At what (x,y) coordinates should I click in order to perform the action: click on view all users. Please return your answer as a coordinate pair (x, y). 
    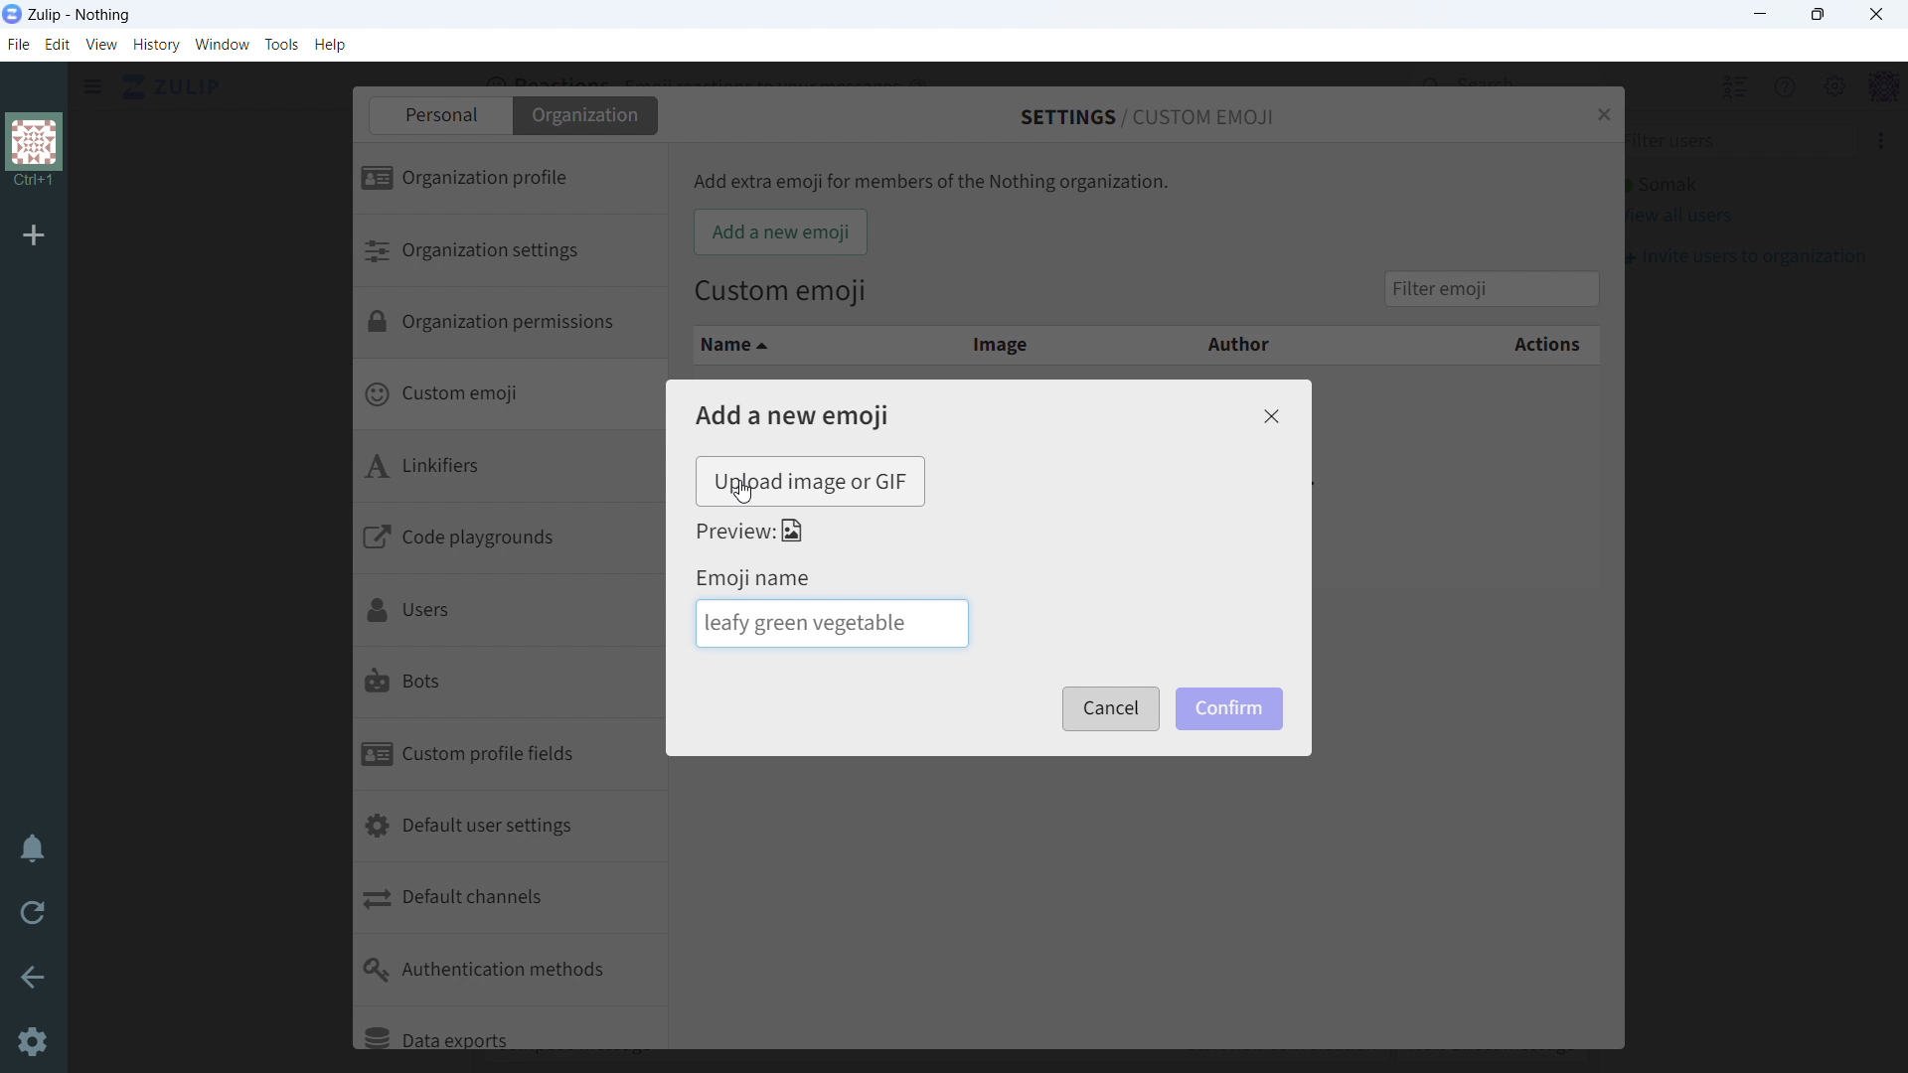
    Looking at the image, I should click on (1678, 217).